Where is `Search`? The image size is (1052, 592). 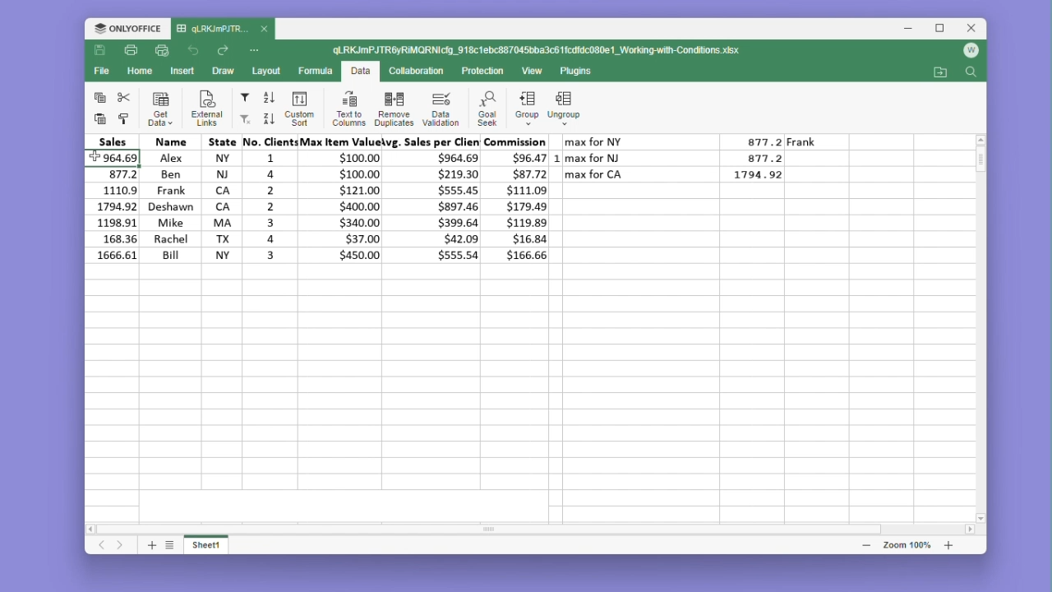 Search is located at coordinates (971, 73).